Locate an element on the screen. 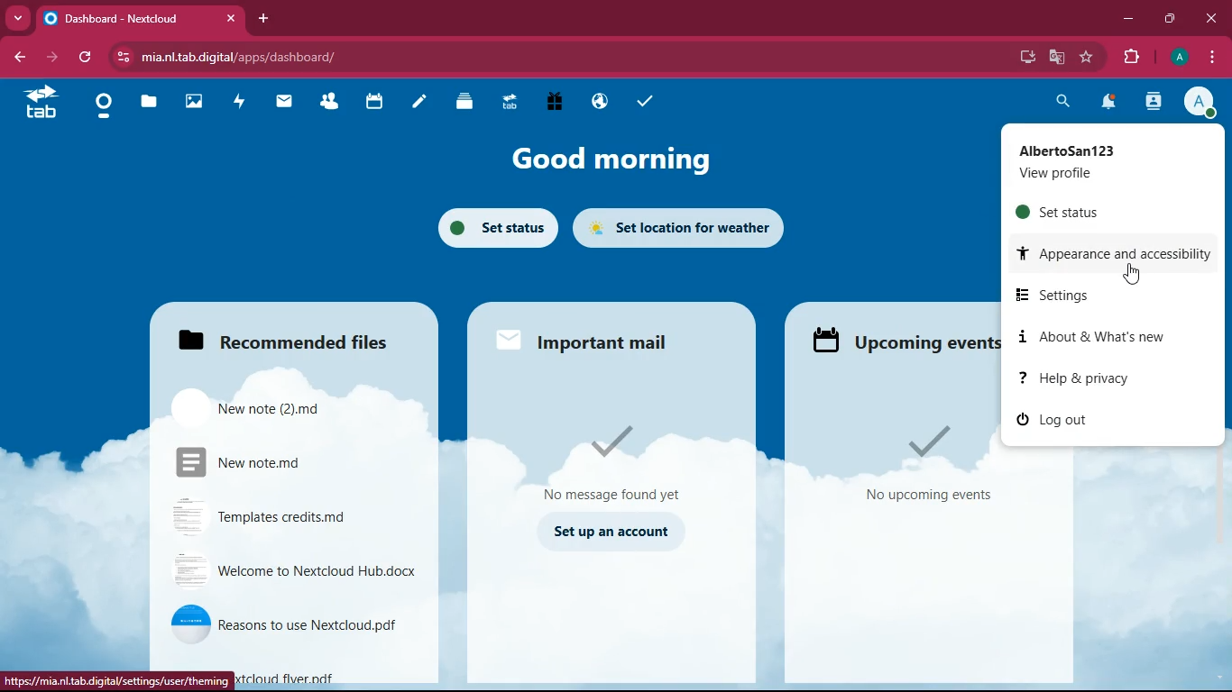  file is located at coordinates (261, 408).